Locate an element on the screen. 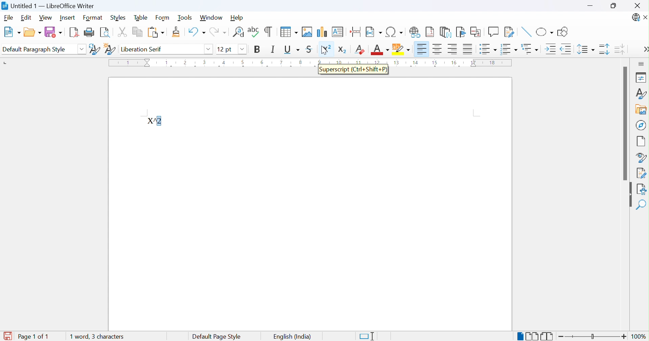  Book view is located at coordinates (549, 336).